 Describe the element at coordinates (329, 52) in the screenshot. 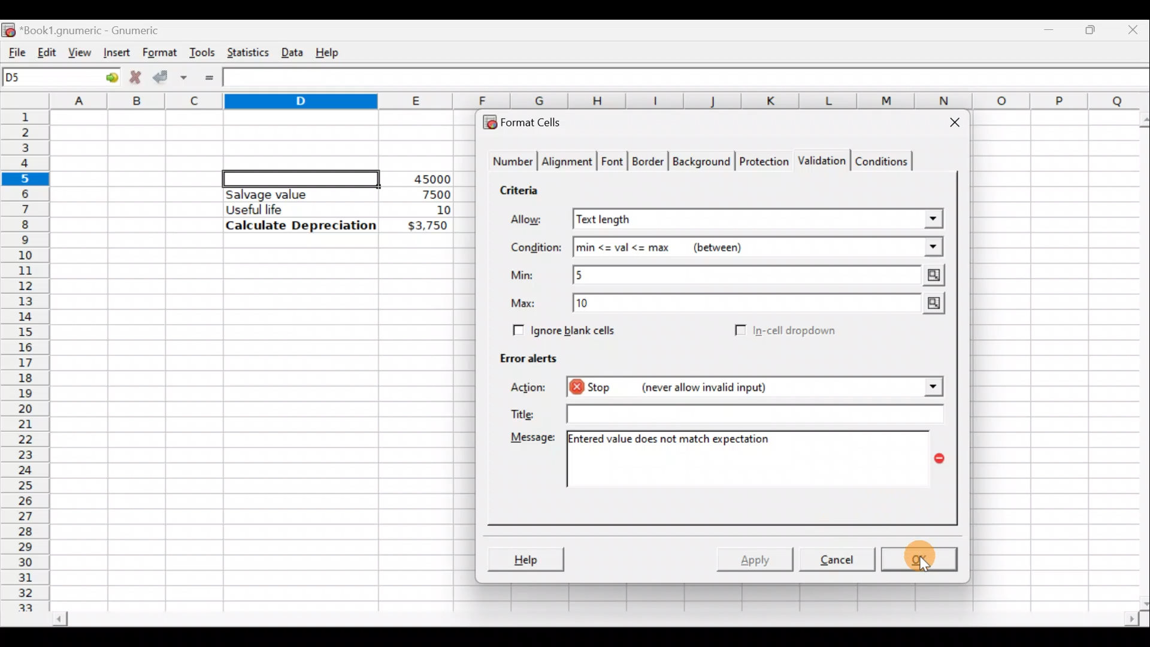

I see `Help` at that location.